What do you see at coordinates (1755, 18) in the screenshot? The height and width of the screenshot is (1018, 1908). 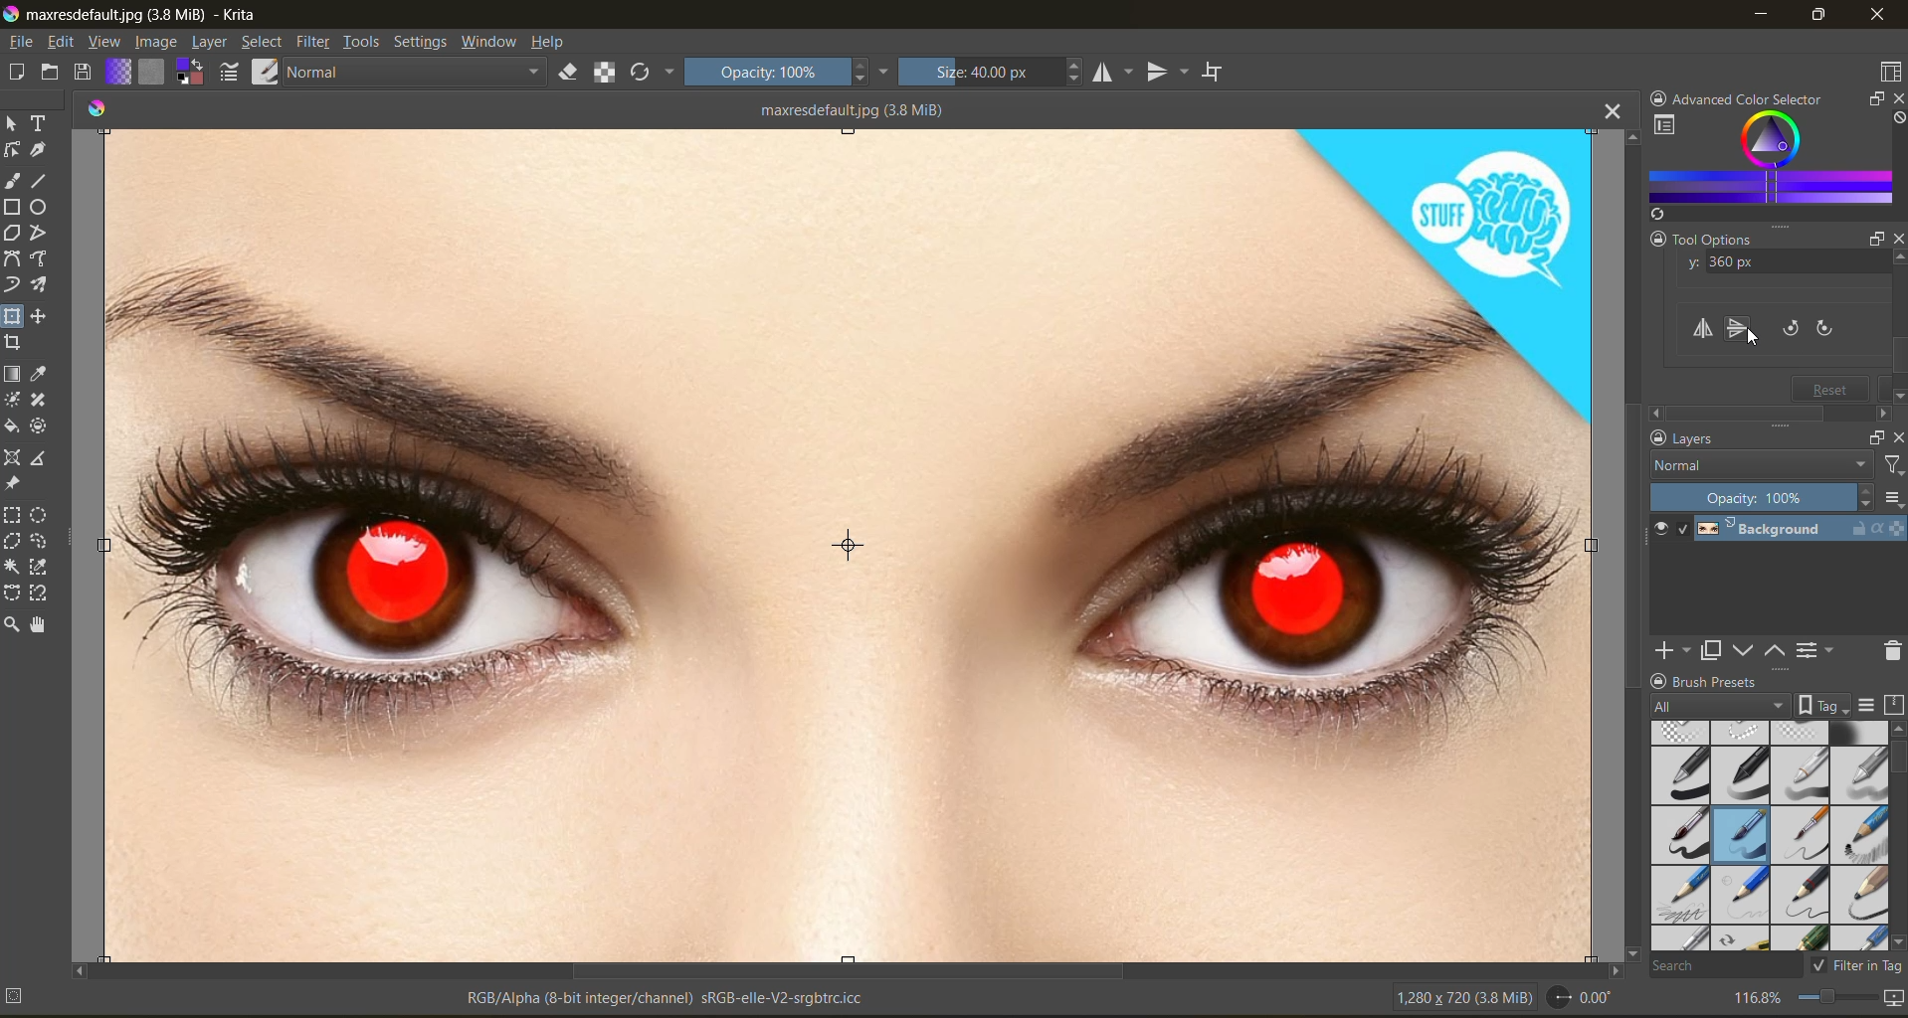 I see `minimize` at bounding box center [1755, 18].